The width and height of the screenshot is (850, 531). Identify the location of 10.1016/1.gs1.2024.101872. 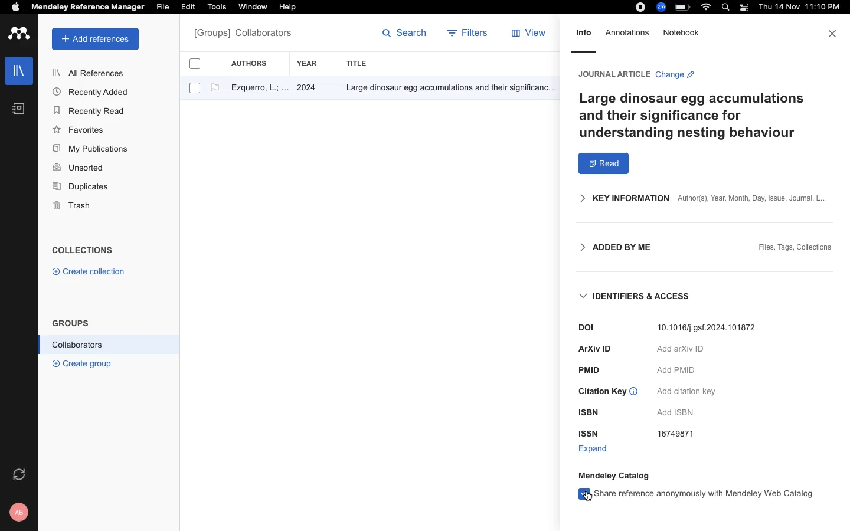
(711, 327).